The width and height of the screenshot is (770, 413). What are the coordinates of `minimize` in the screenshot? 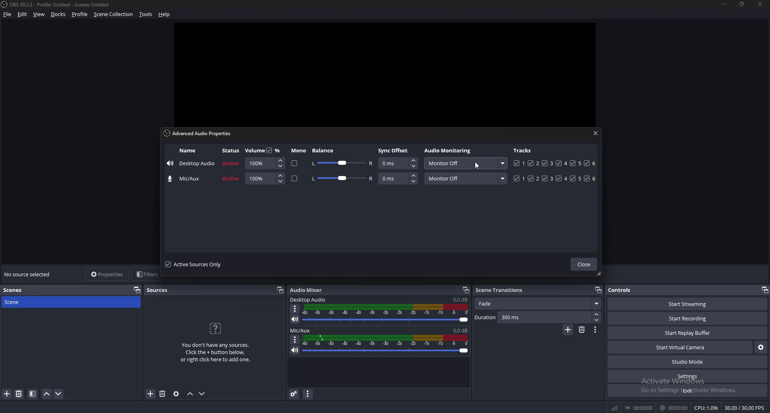 It's located at (723, 4).